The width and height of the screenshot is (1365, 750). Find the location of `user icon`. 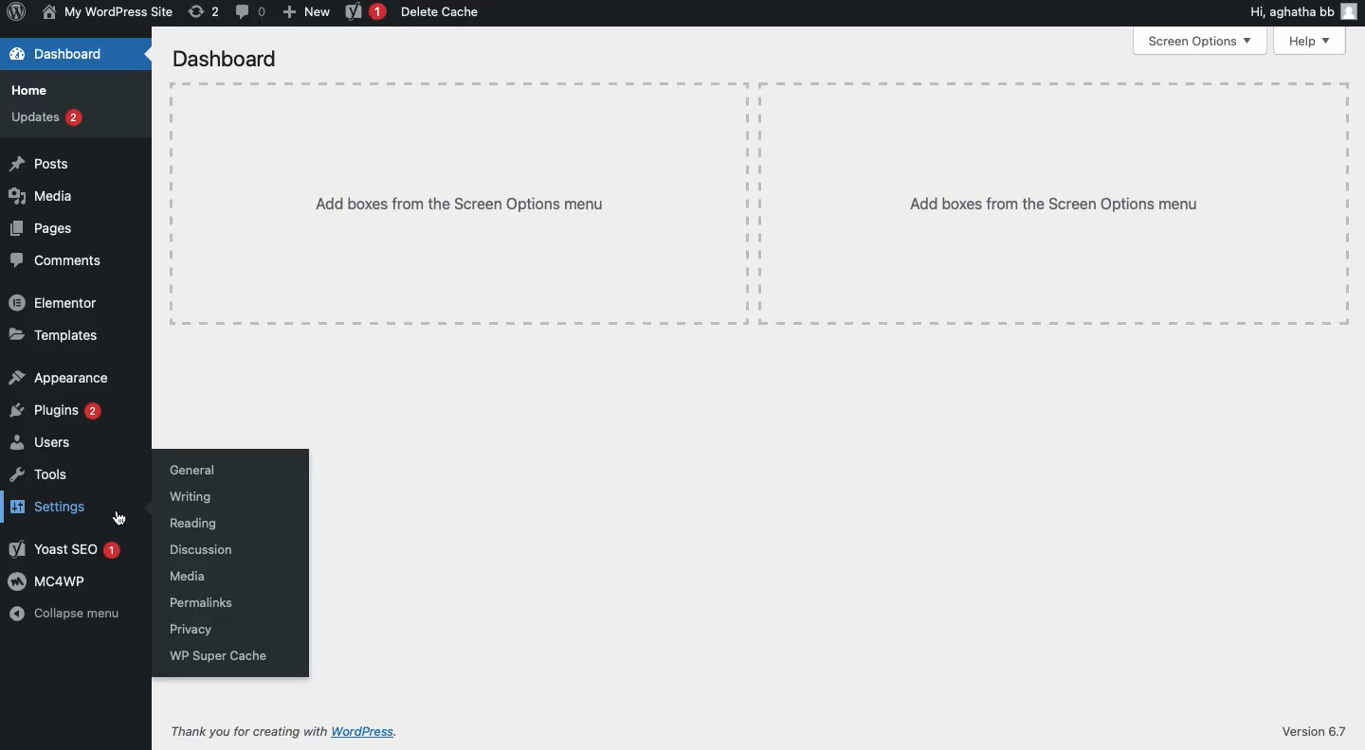

user icon is located at coordinates (1352, 10).